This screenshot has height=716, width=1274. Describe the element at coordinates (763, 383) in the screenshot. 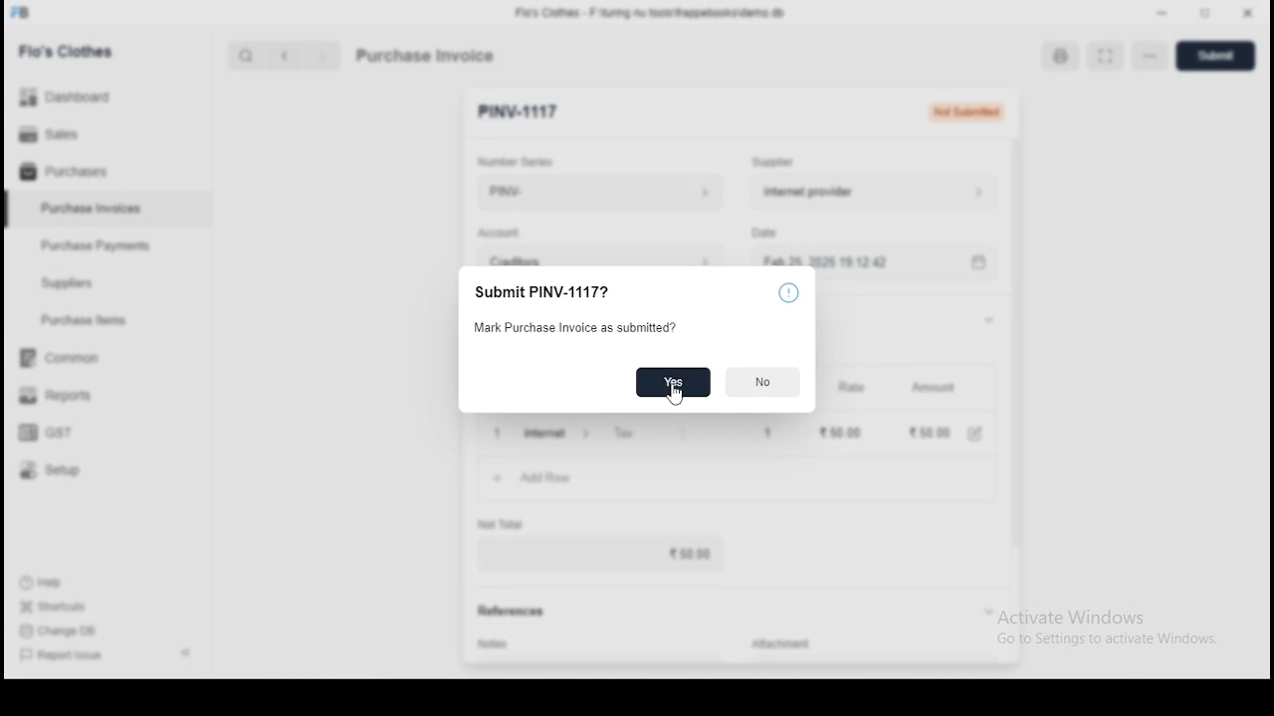

I see `no` at that location.